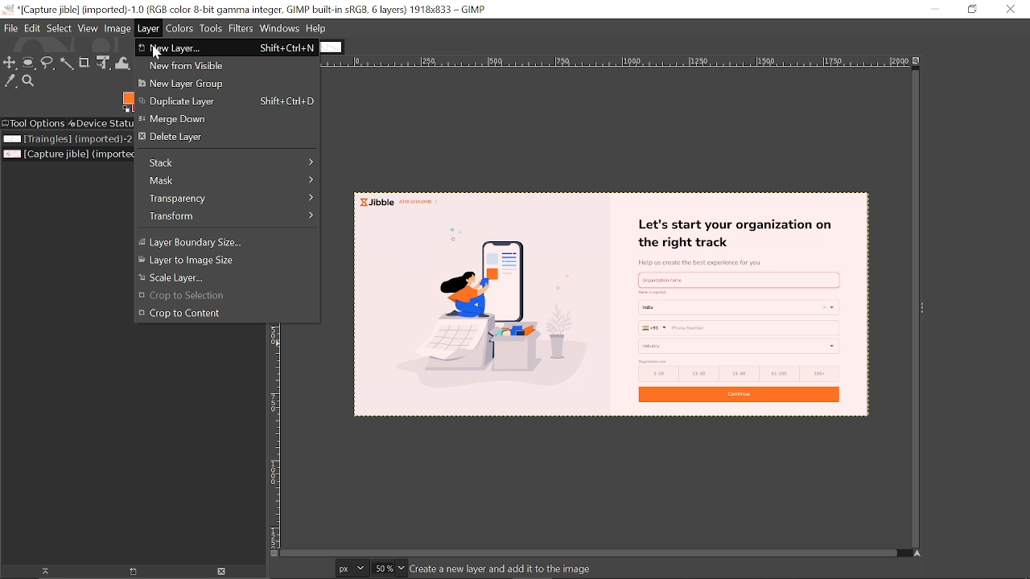  What do you see at coordinates (69, 155) in the screenshot?
I see `Current image file` at bounding box center [69, 155].